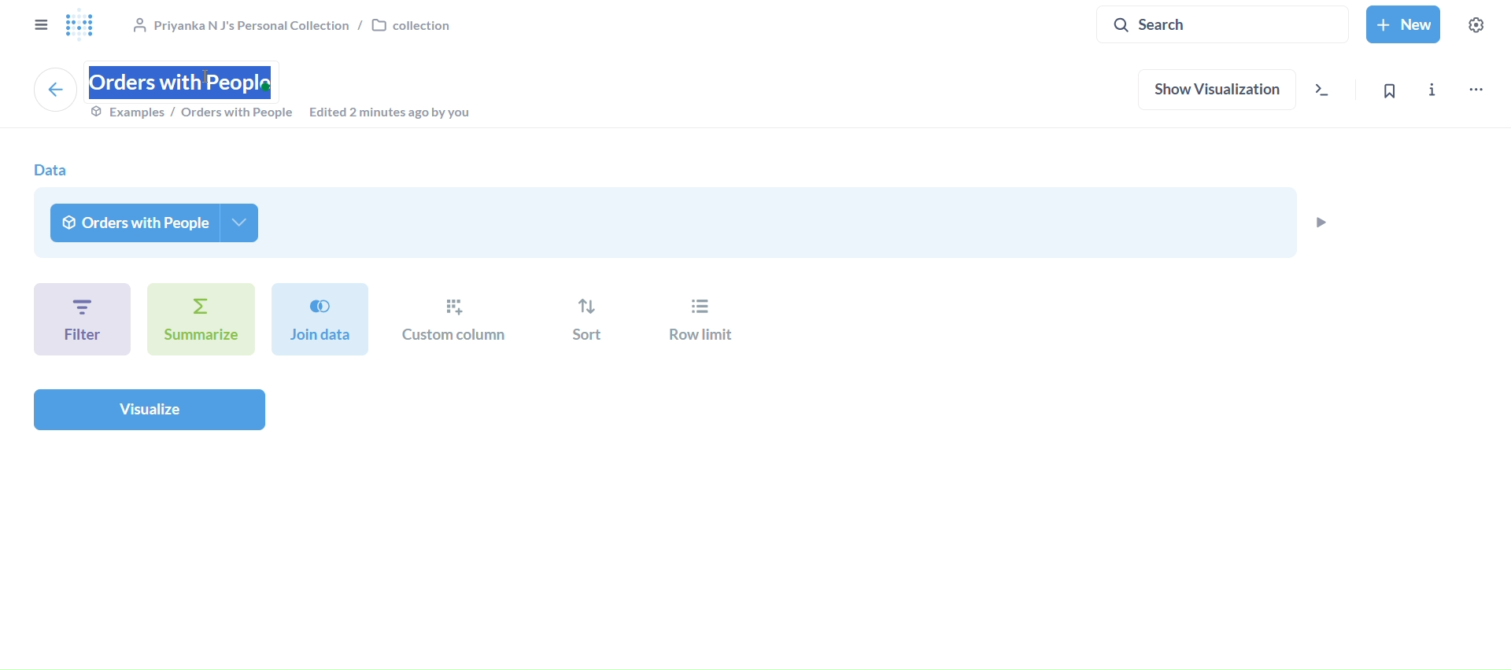  I want to click on settings, so click(1478, 26).